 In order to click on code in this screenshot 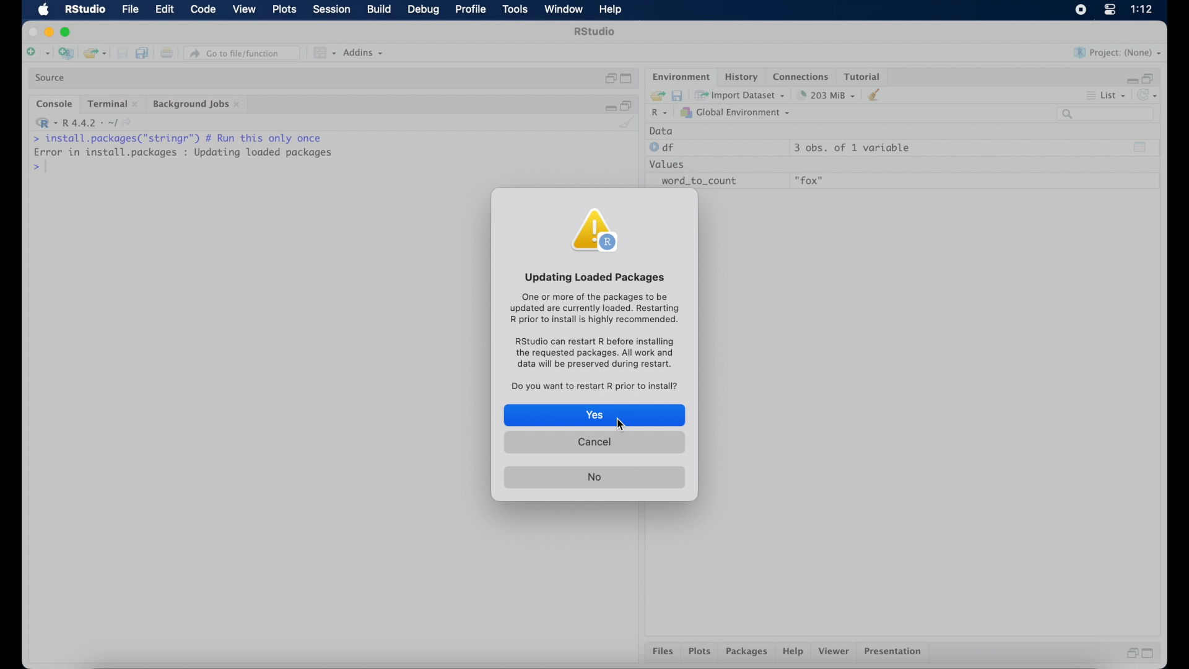, I will do `click(203, 10)`.